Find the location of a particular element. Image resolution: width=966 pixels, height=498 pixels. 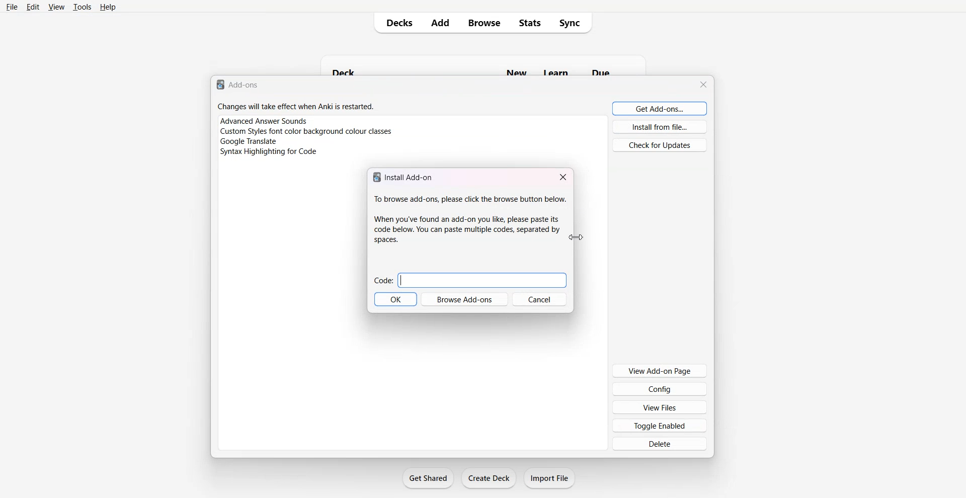

changes will take effect when Anki is restarted. is located at coordinates (296, 106).